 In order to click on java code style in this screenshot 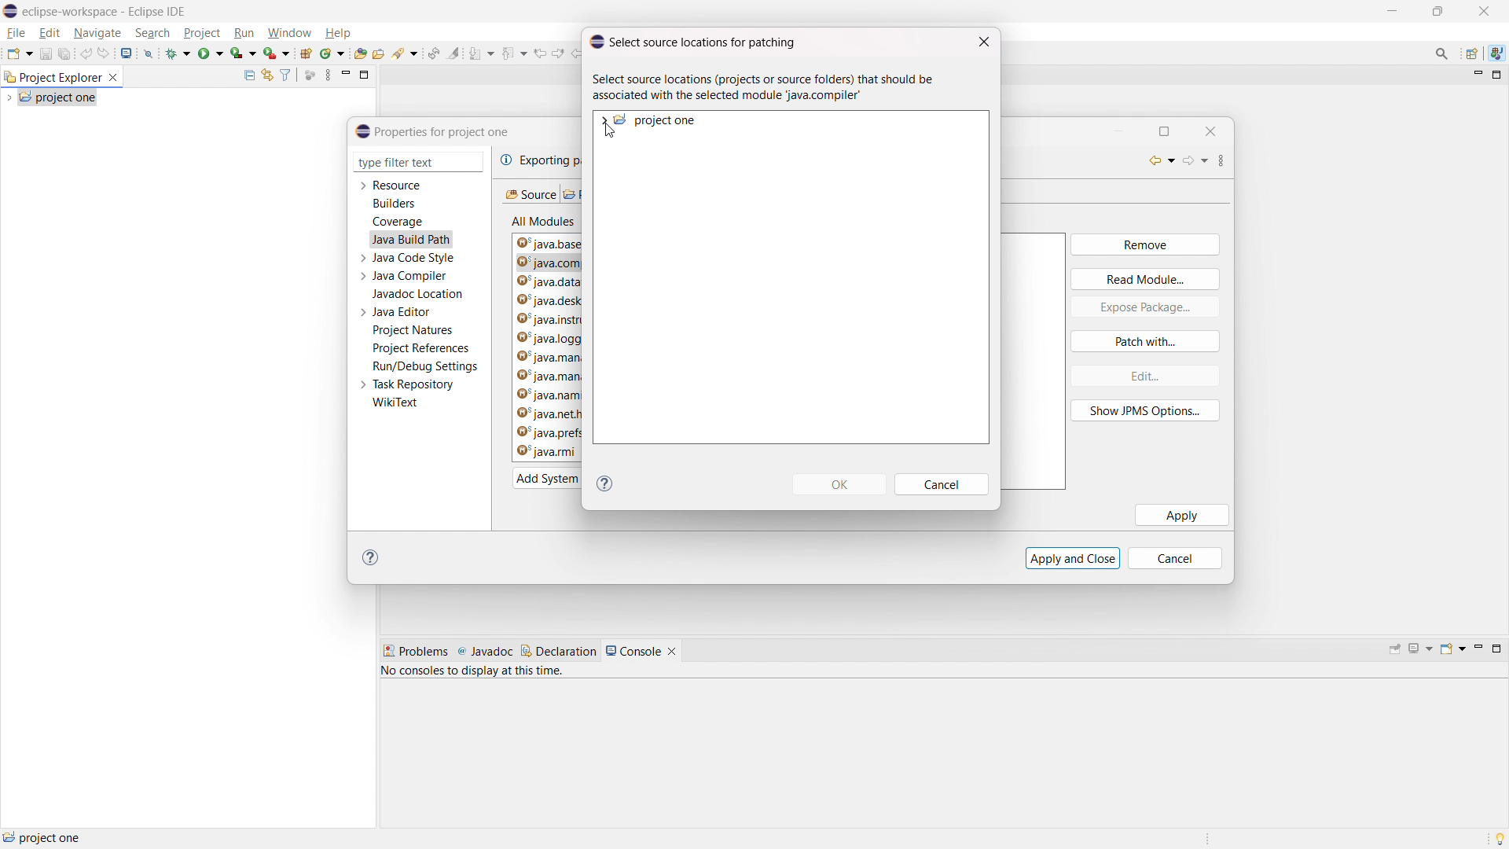, I will do `click(415, 258)`.